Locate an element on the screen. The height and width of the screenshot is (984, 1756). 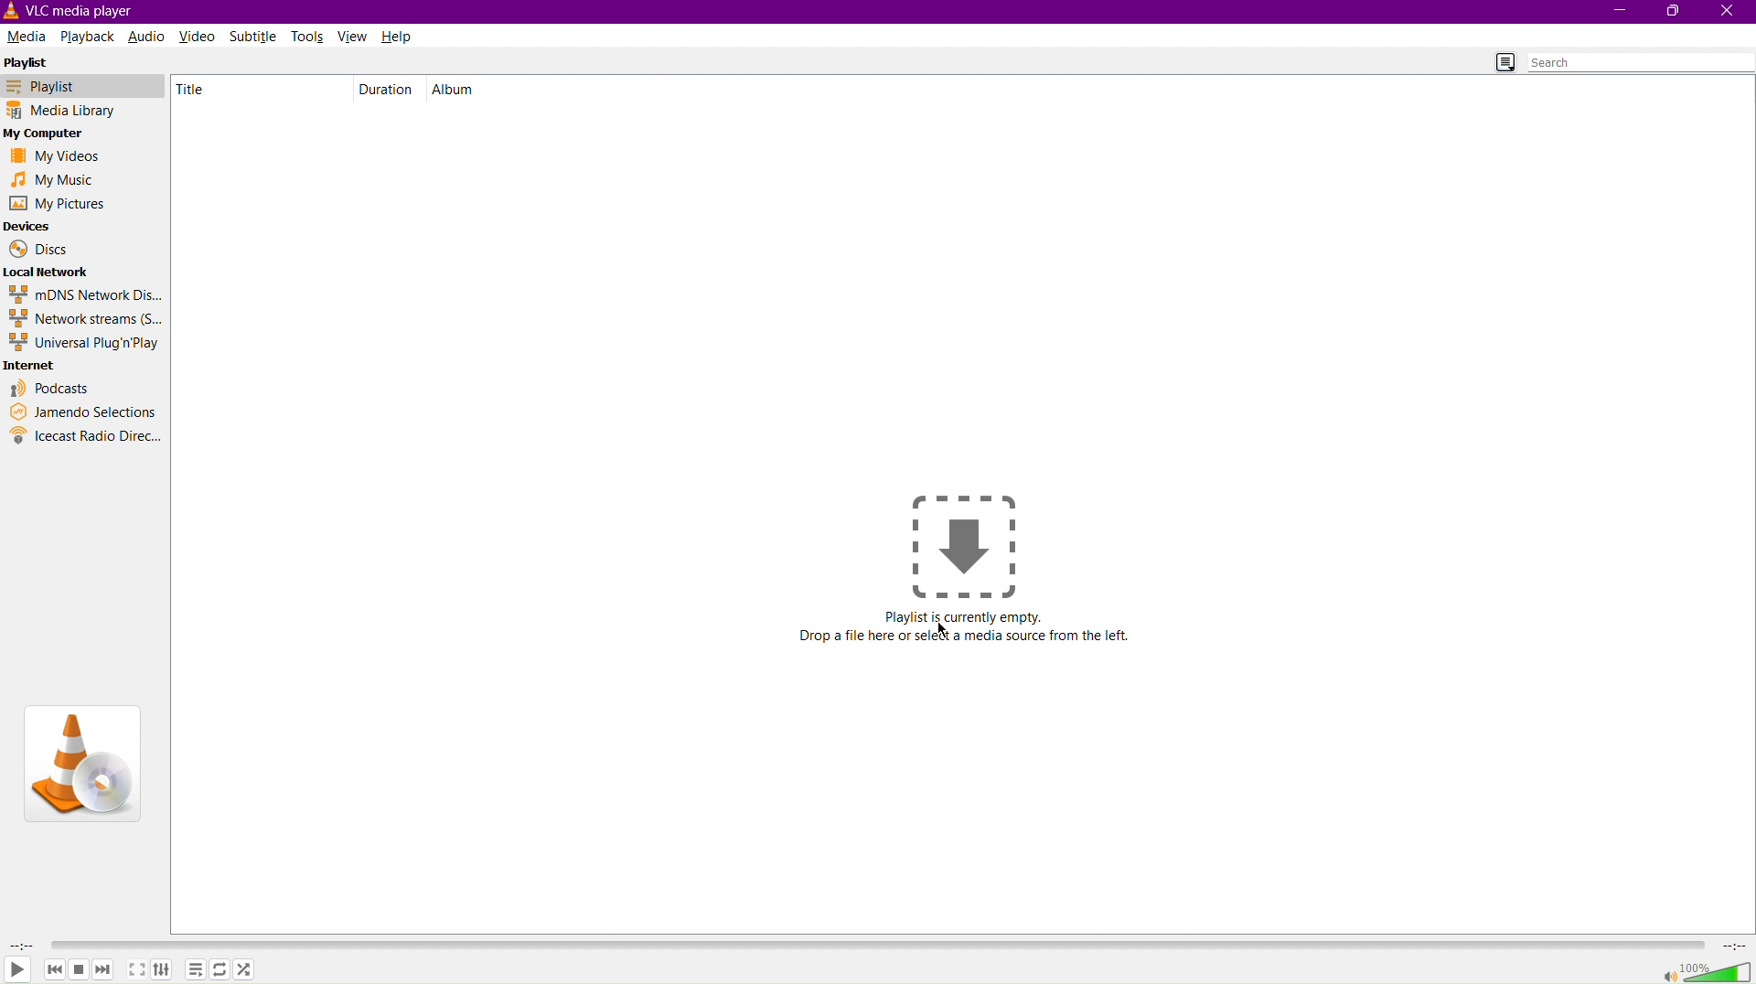
Options is located at coordinates (194, 968).